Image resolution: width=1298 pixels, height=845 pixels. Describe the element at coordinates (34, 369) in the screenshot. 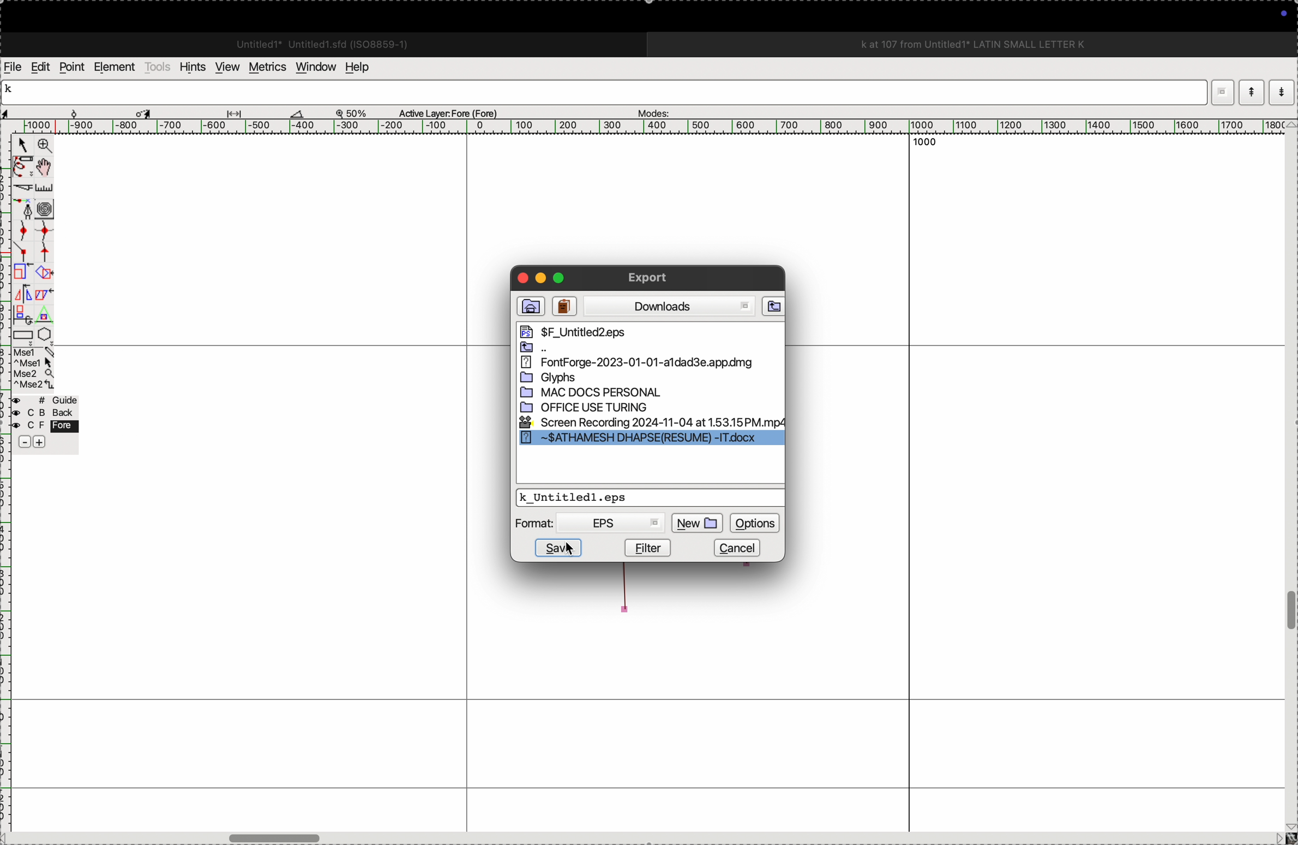

I see `mse` at that location.